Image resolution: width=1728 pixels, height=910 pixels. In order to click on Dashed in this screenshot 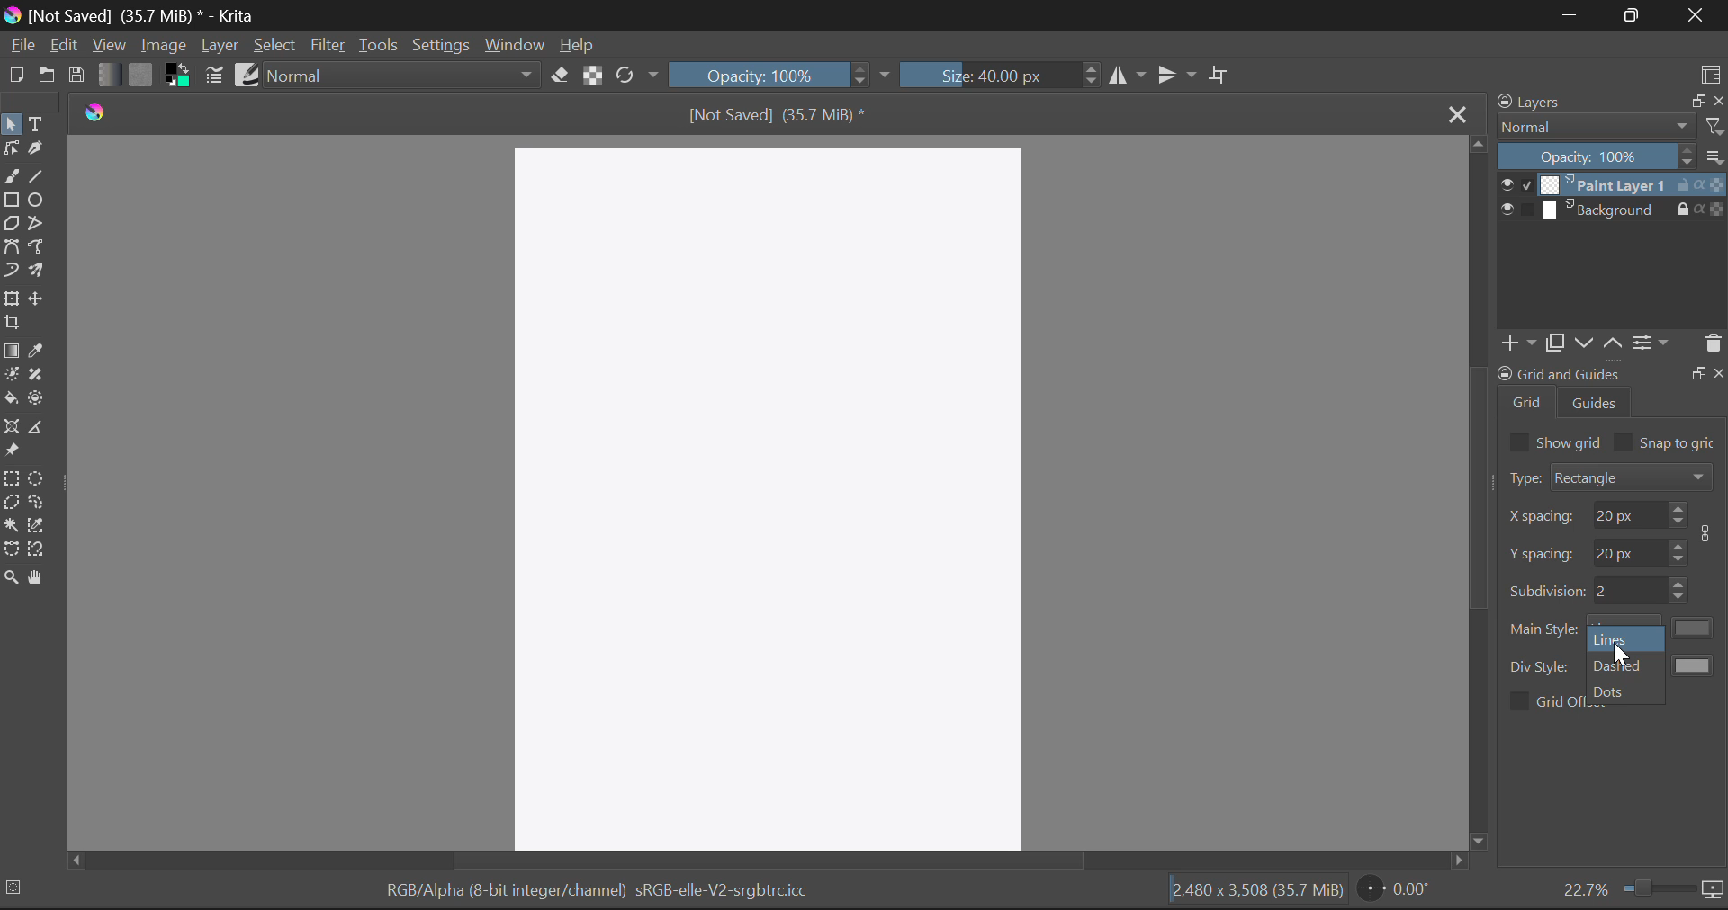, I will do `click(1620, 665)`.